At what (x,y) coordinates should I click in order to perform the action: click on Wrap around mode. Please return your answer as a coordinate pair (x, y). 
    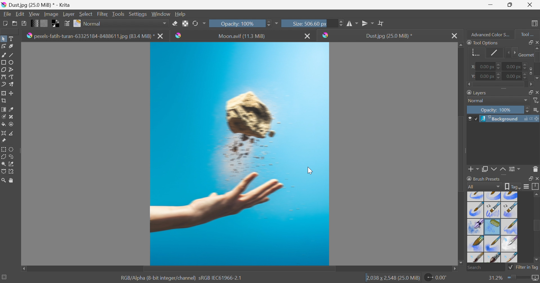
    Looking at the image, I should click on (382, 23).